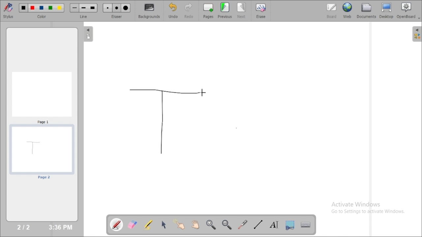  What do you see at coordinates (195, 224) in the screenshot?
I see `scroll page` at bounding box center [195, 224].